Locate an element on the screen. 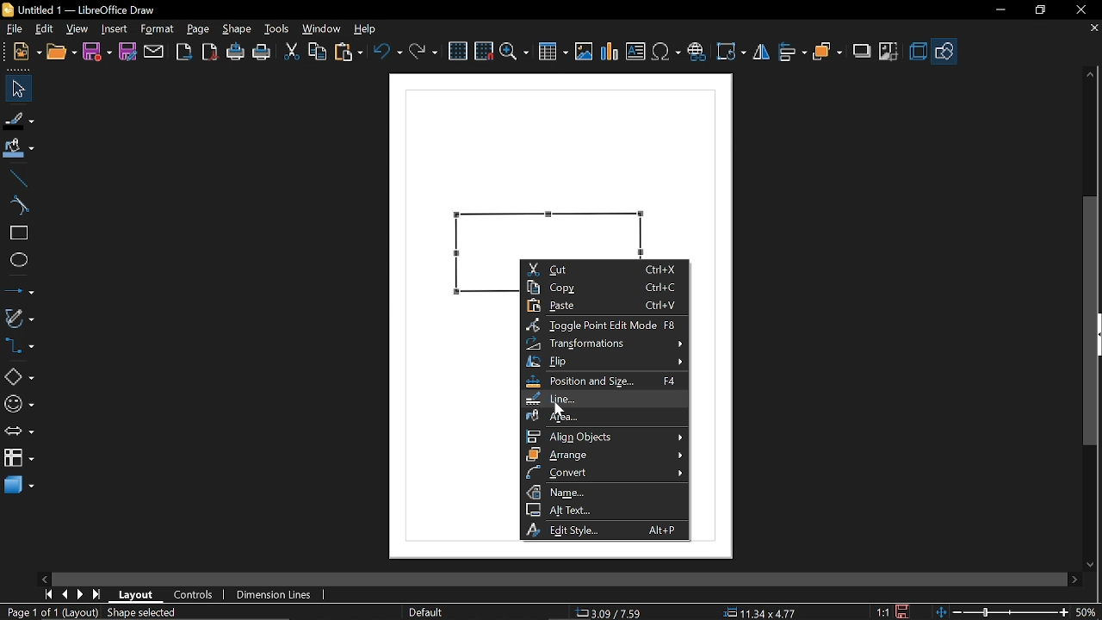  Grid is located at coordinates (459, 51).